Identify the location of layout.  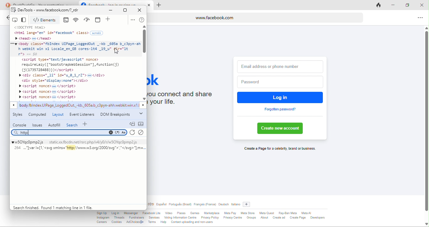
(58, 114).